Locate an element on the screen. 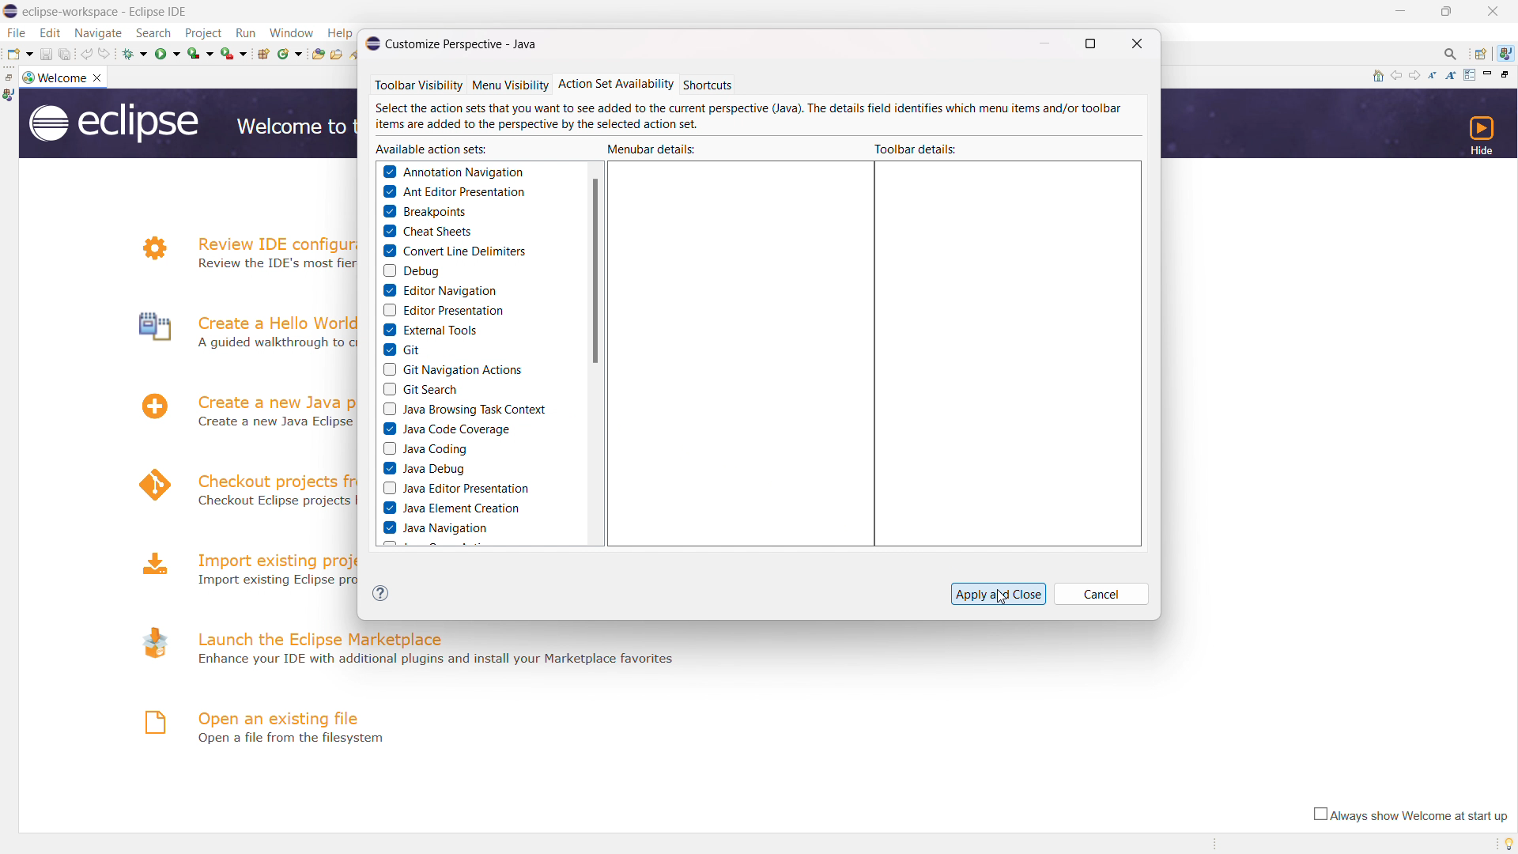  window is located at coordinates (290, 33).